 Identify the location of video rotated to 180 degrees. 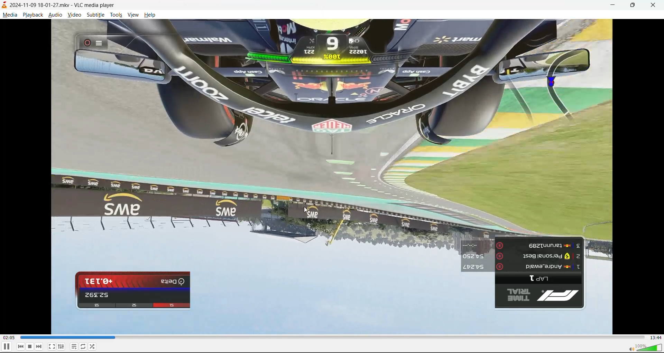
(335, 178).